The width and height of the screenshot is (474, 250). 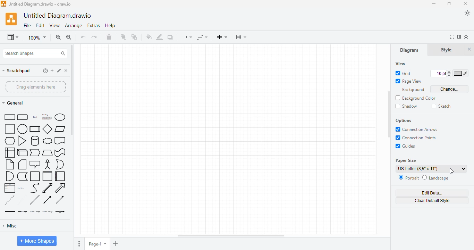 What do you see at coordinates (48, 141) in the screenshot?
I see `cloud` at bounding box center [48, 141].